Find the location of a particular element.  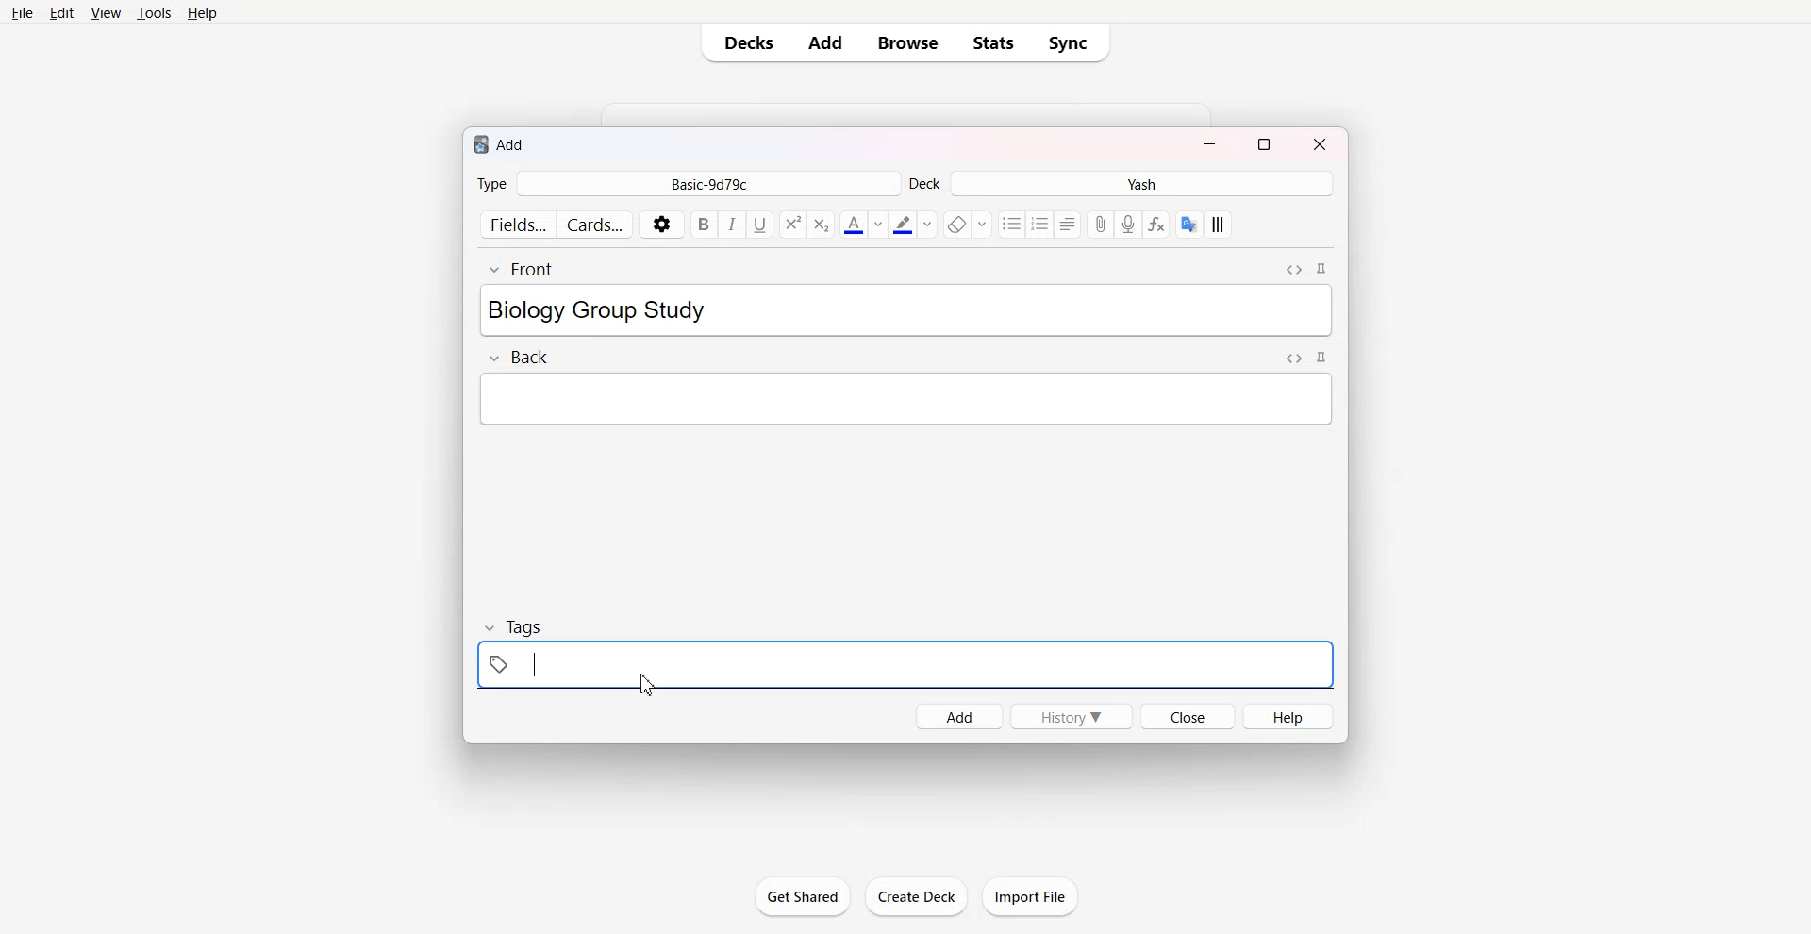

File is located at coordinates (23, 14).